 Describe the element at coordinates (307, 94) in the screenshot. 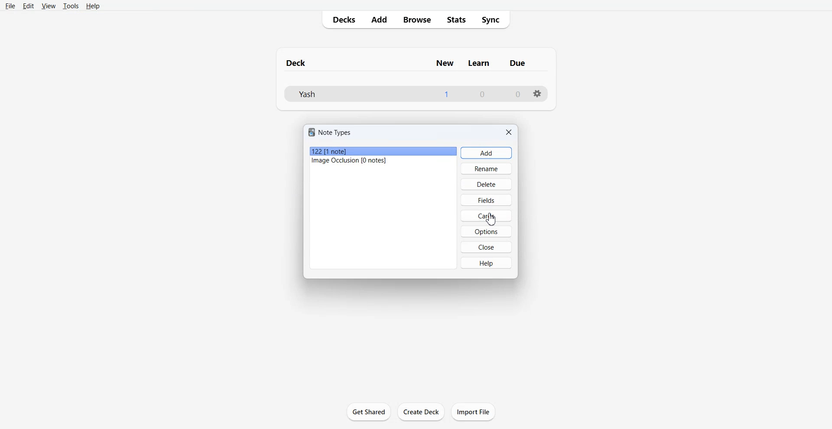

I see `Yash` at that location.